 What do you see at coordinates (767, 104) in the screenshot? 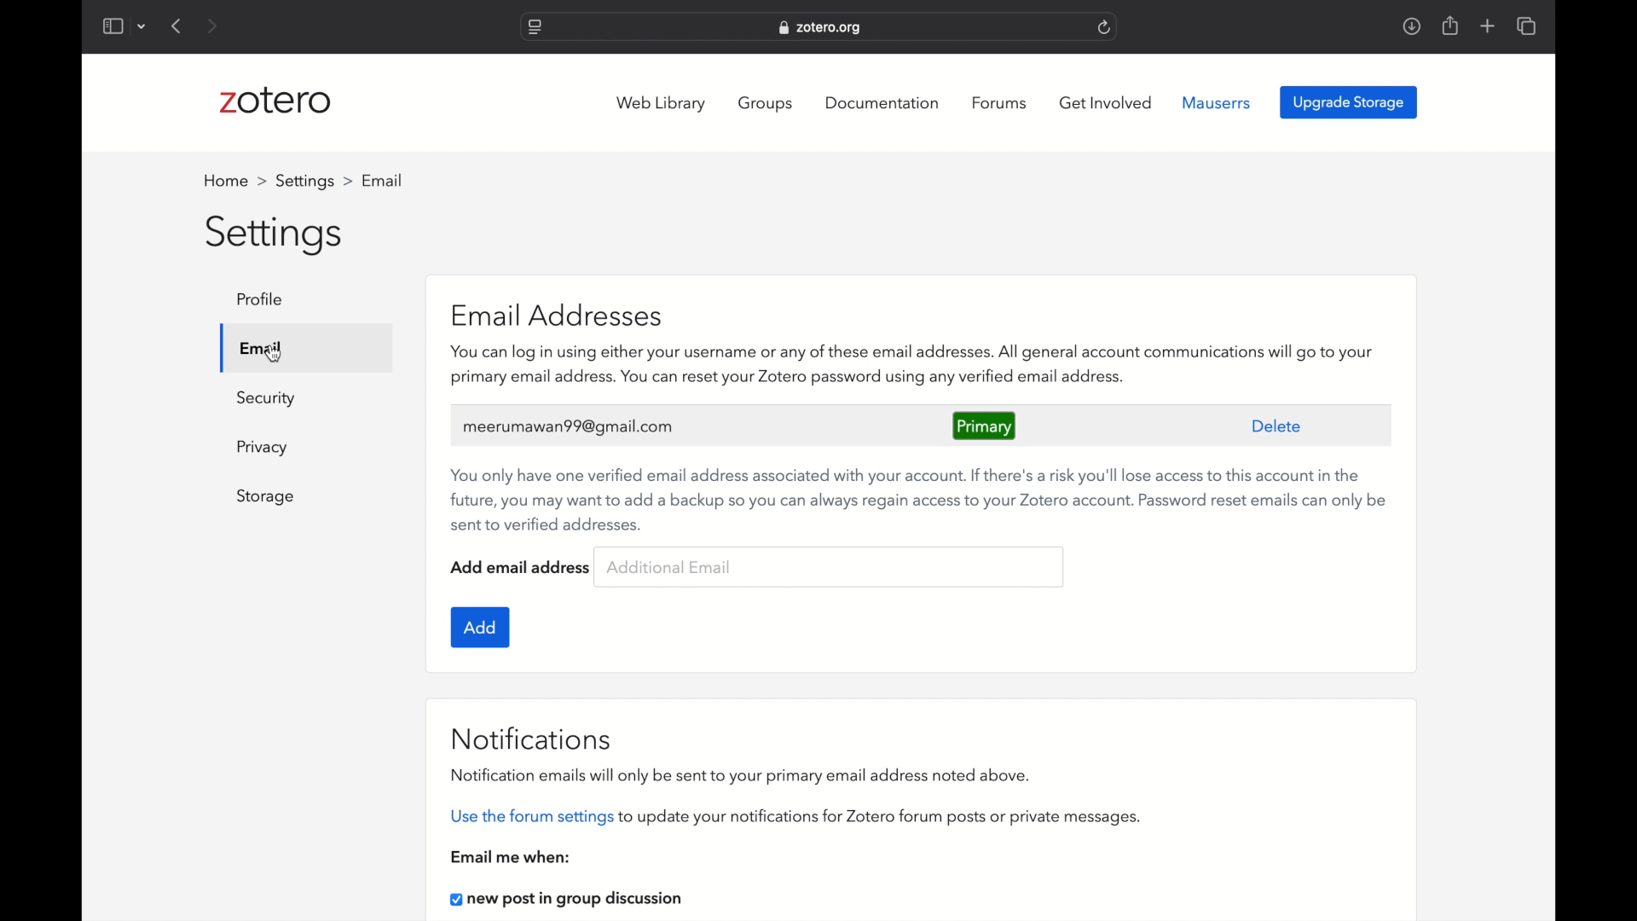
I see `groups` at bounding box center [767, 104].